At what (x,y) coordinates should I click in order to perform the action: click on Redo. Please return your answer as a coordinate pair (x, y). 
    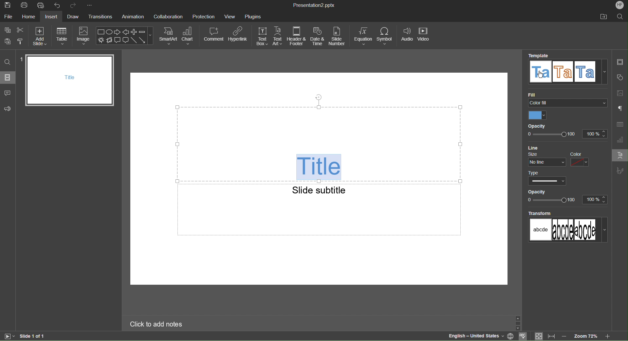
    Looking at the image, I should click on (74, 5).